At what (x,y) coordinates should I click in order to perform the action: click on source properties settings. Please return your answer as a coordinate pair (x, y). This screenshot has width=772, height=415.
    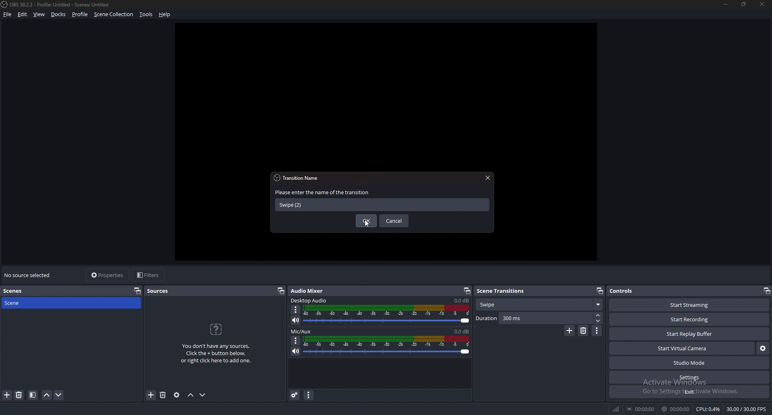
    Looking at the image, I should click on (177, 395).